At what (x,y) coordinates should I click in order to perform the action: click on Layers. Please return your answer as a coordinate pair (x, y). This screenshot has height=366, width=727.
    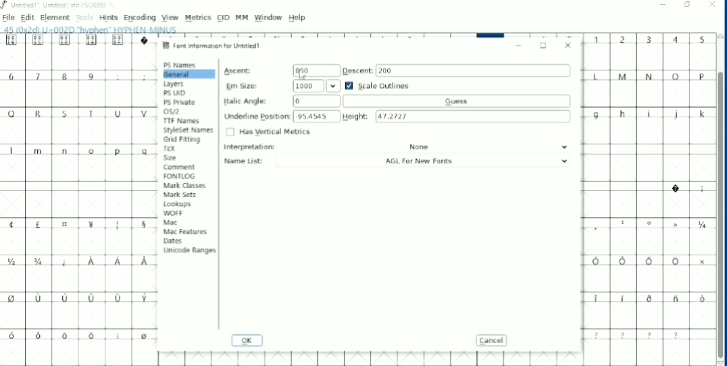
    Looking at the image, I should click on (175, 84).